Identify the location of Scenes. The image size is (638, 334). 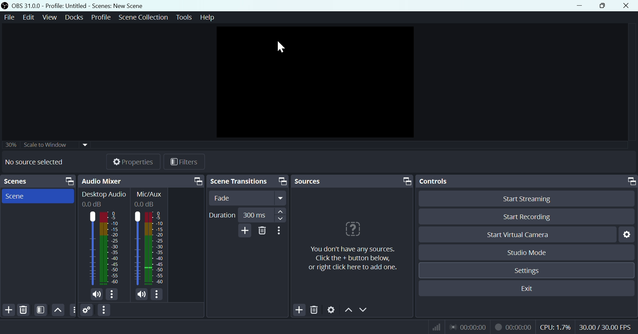
(38, 195).